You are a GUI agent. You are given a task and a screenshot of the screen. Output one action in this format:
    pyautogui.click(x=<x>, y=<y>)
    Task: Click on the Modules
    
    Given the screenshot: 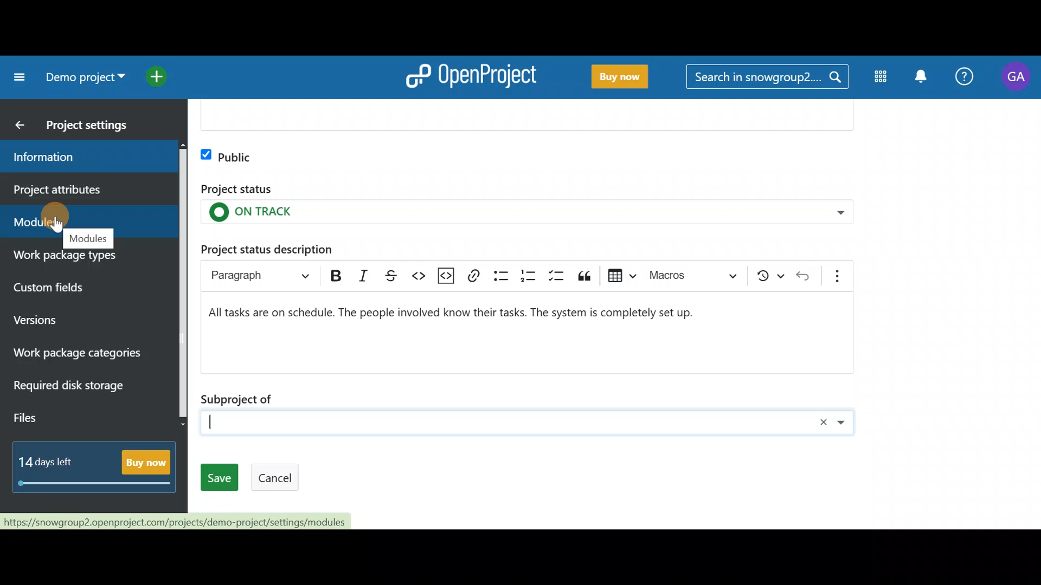 What is the action you would take?
    pyautogui.click(x=882, y=77)
    